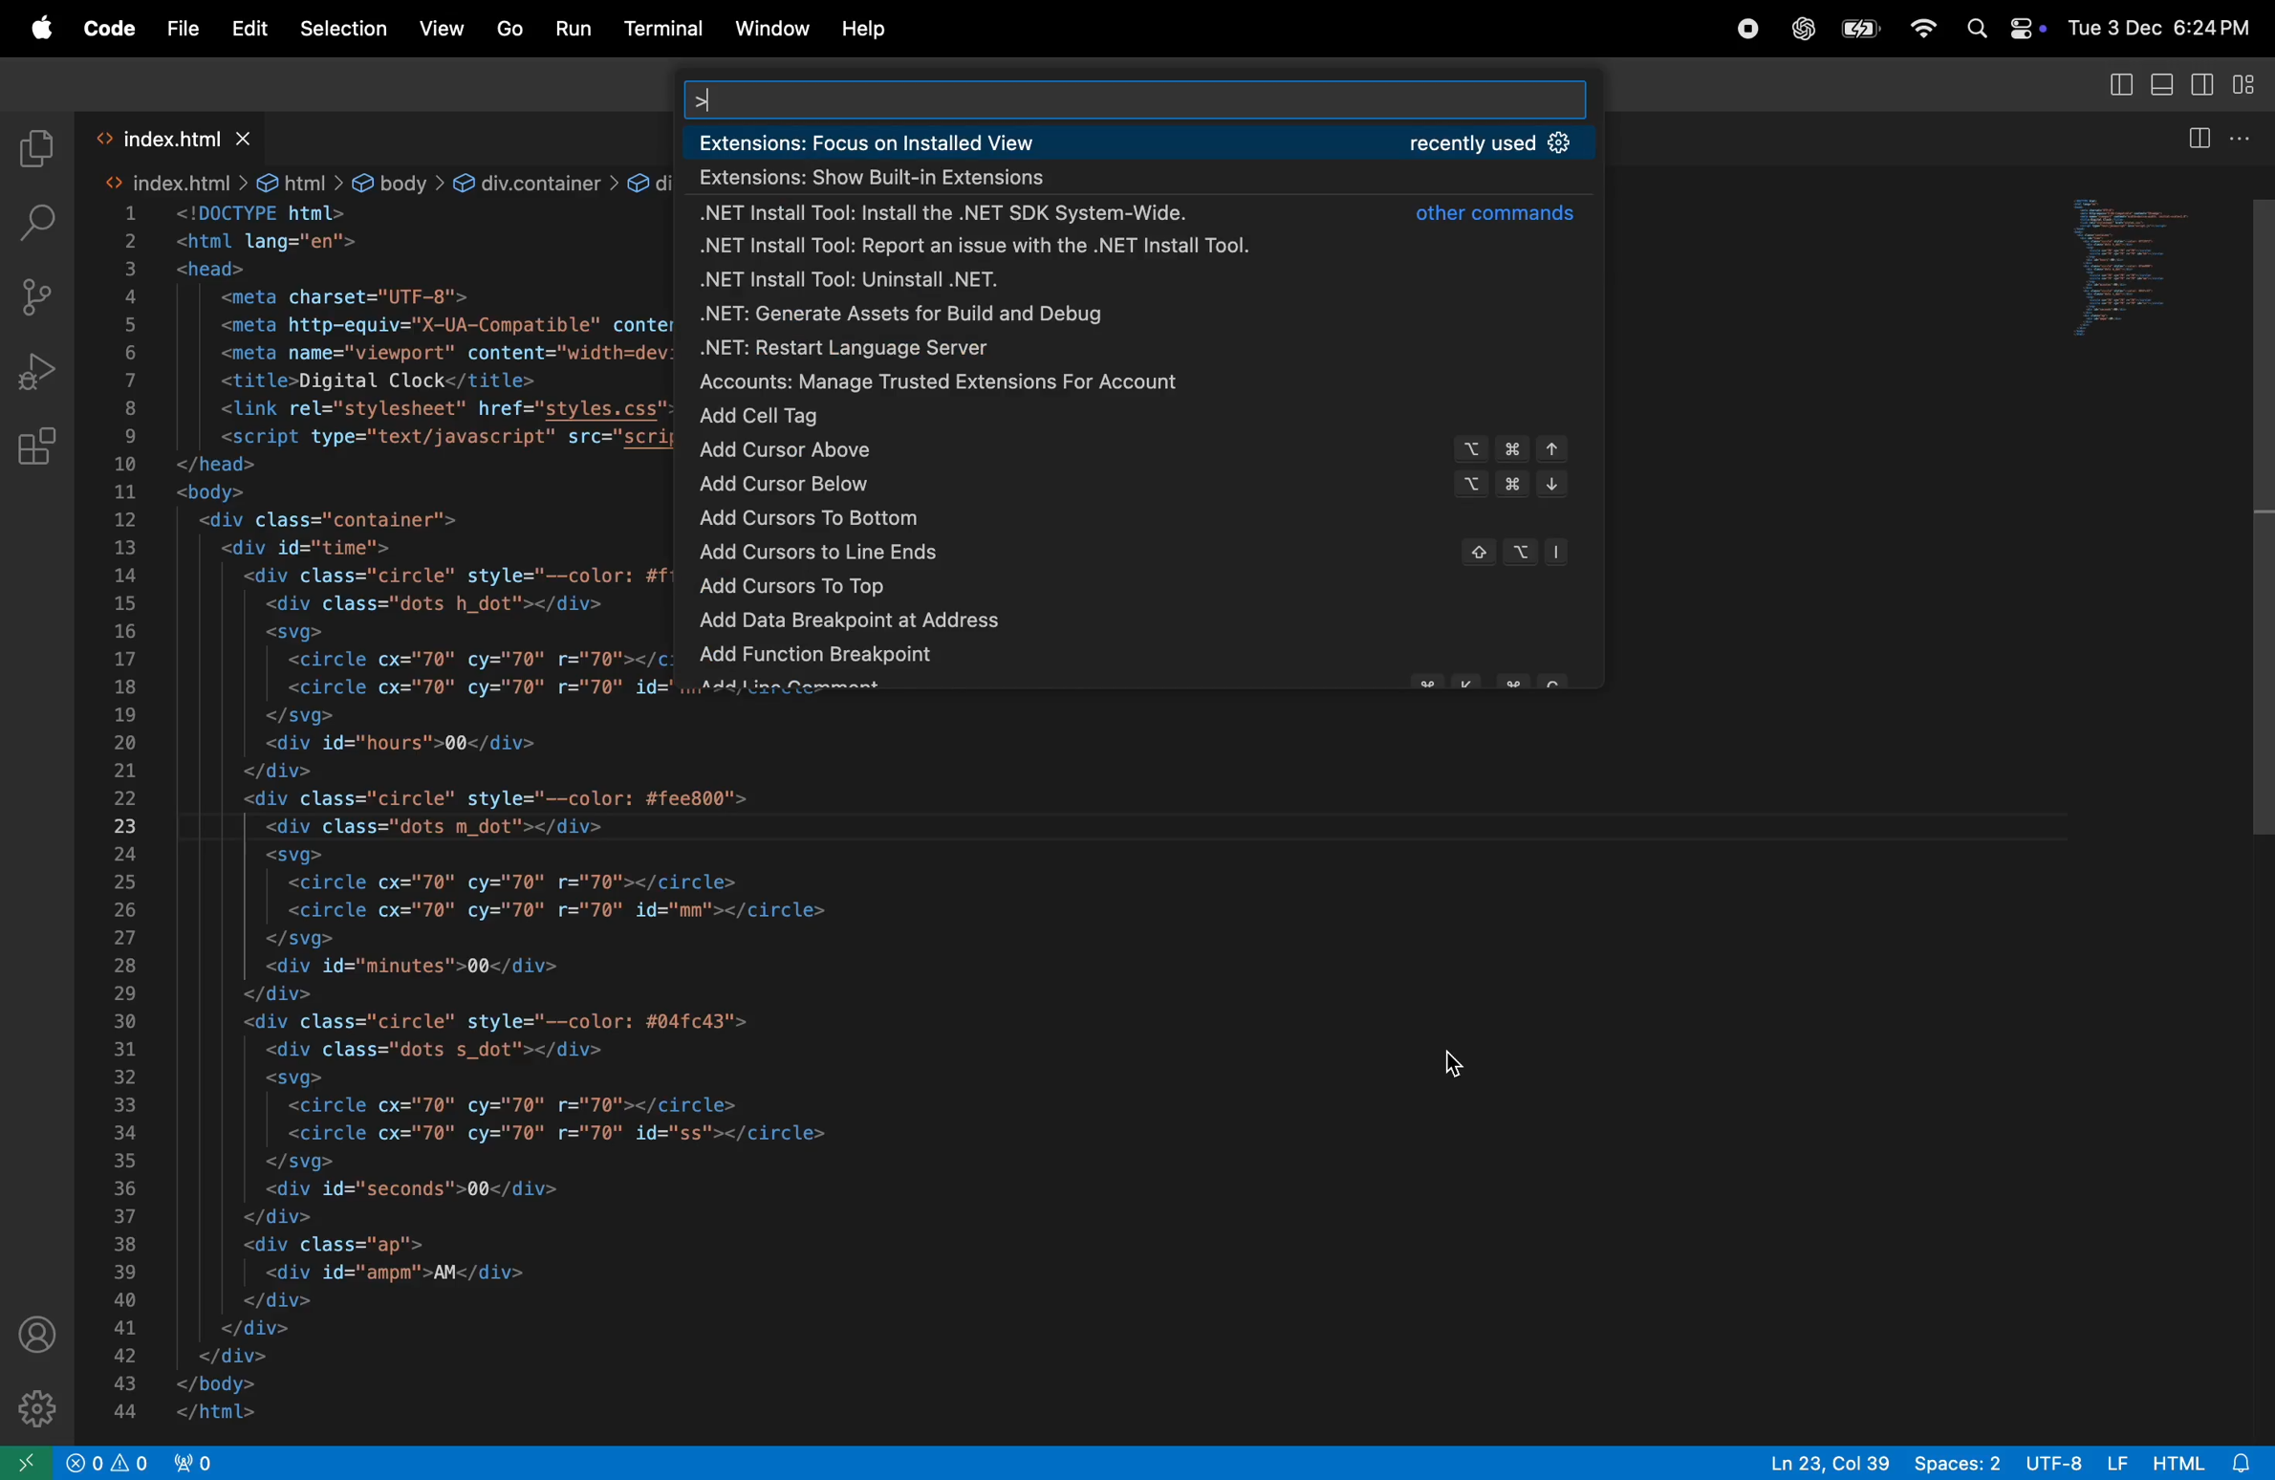  What do you see at coordinates (1745, 30) in the screenshot?
I see `record` at bounding box center [1745, 30].